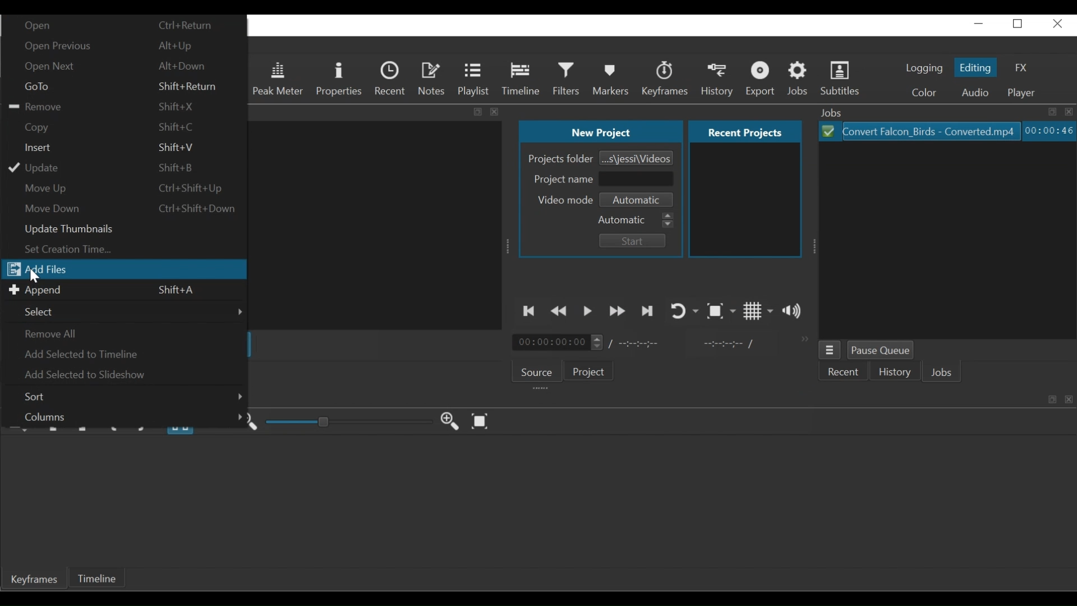  What do you see at coordinates (925, 69) in the screenshot?
I see `logging` at bounding box center [925, 69].